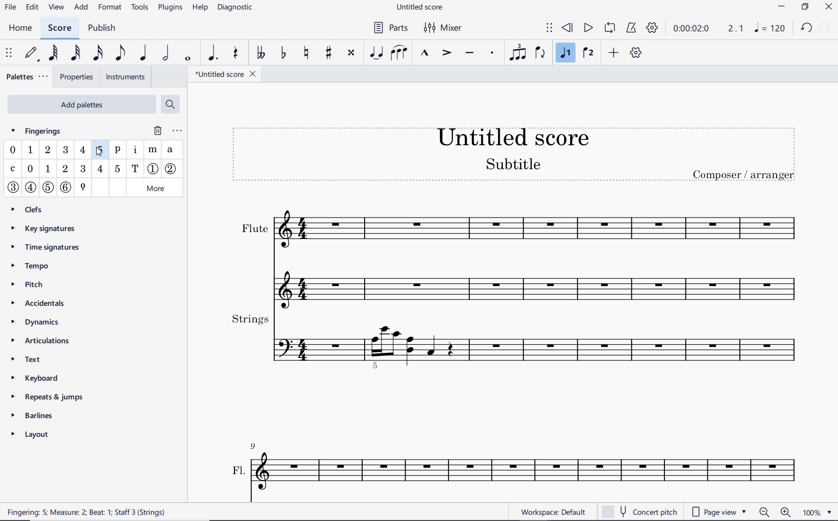 The width and height of the screenshot is (838, 521). What do you see at coordinates (46, 434) in the screenshot?
I see `layout` at bounding box center [46, 434].